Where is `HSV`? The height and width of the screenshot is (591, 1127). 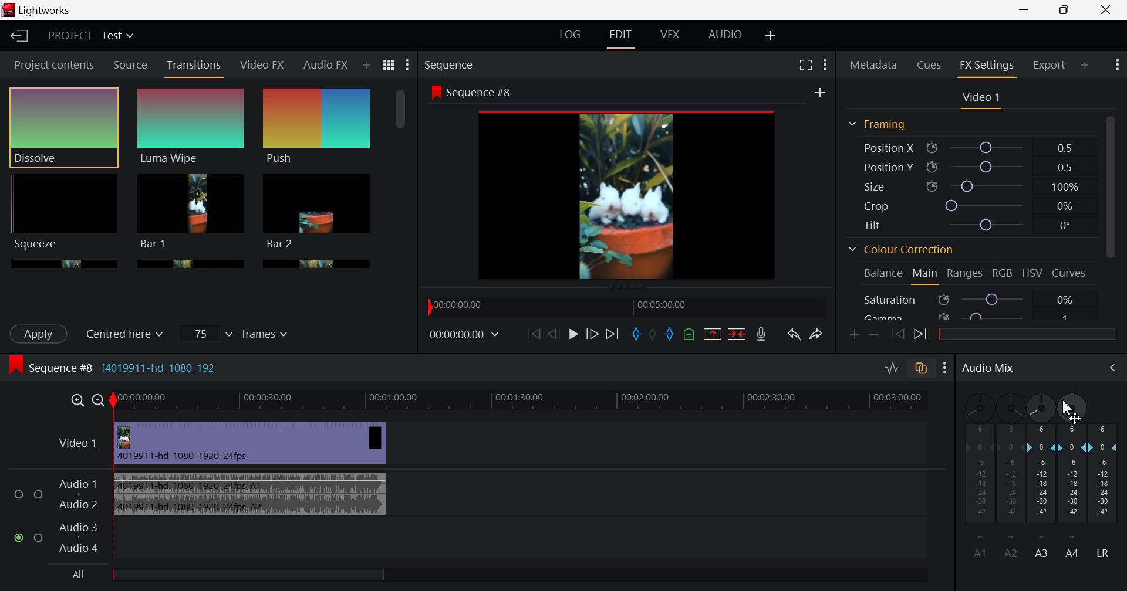
HSV is located at coordinates (1032, 275).